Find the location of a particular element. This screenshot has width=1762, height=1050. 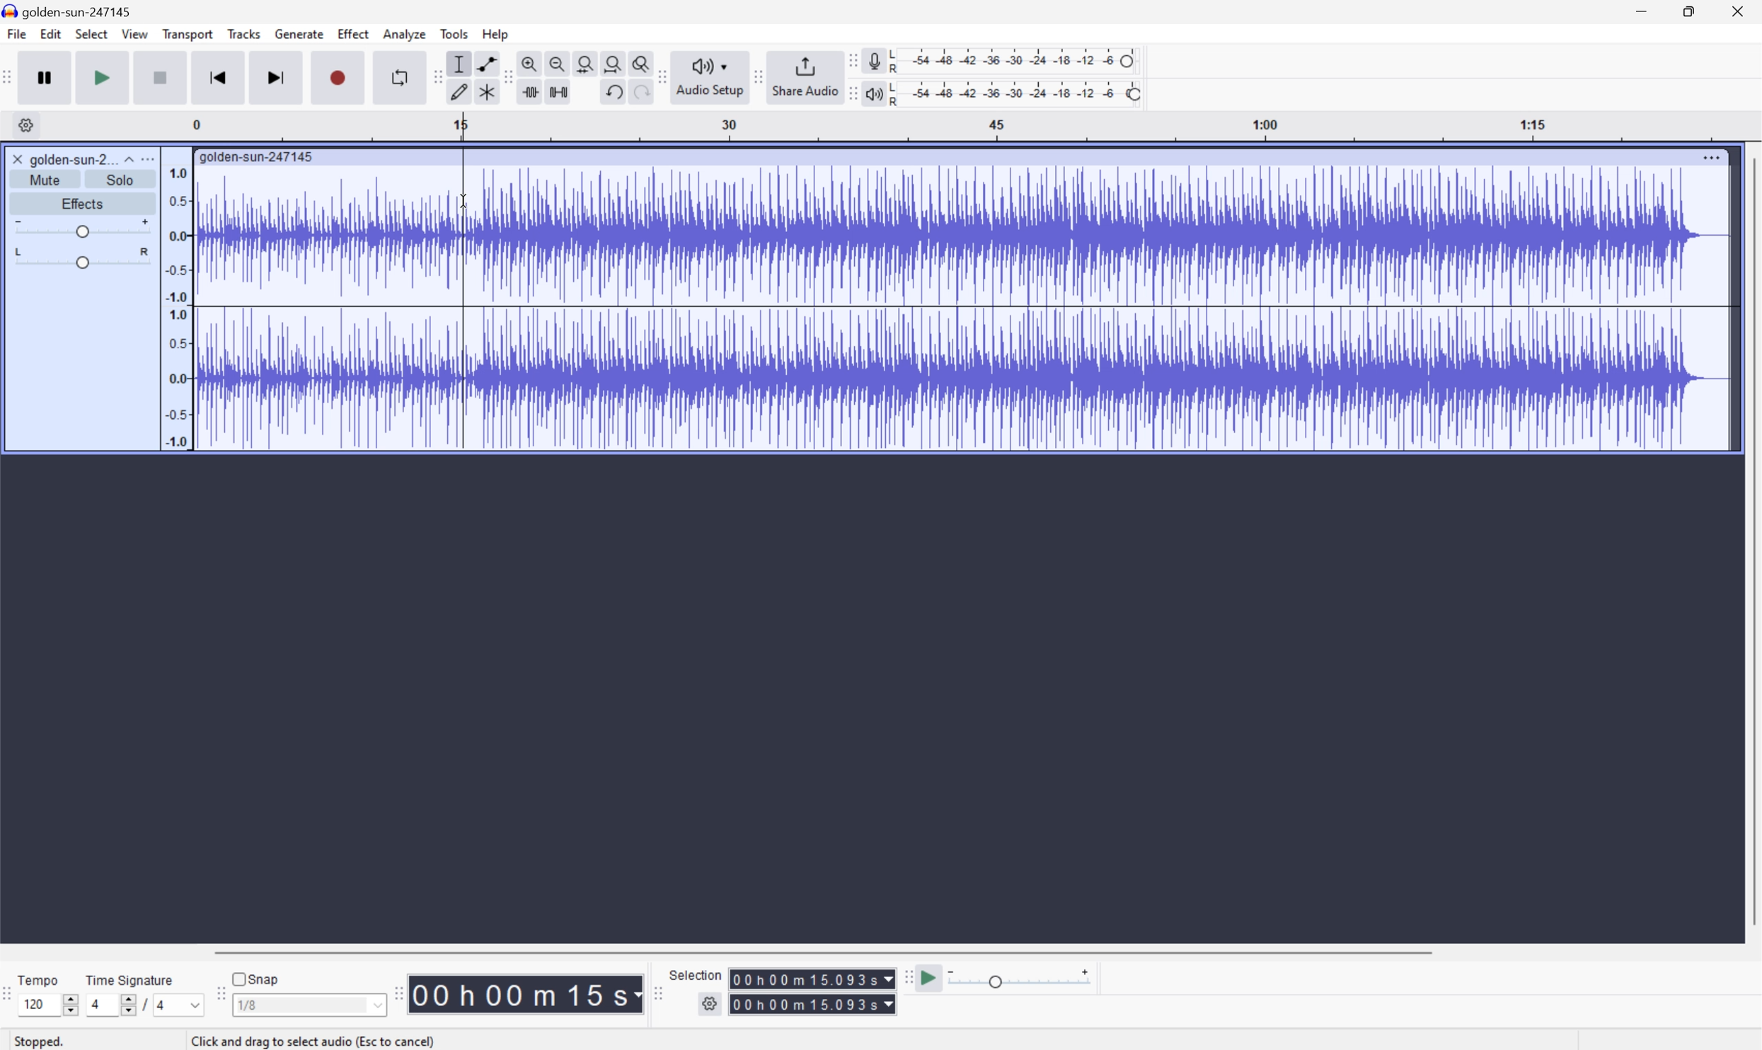

Zoom in is located at coordinates (529, 64).